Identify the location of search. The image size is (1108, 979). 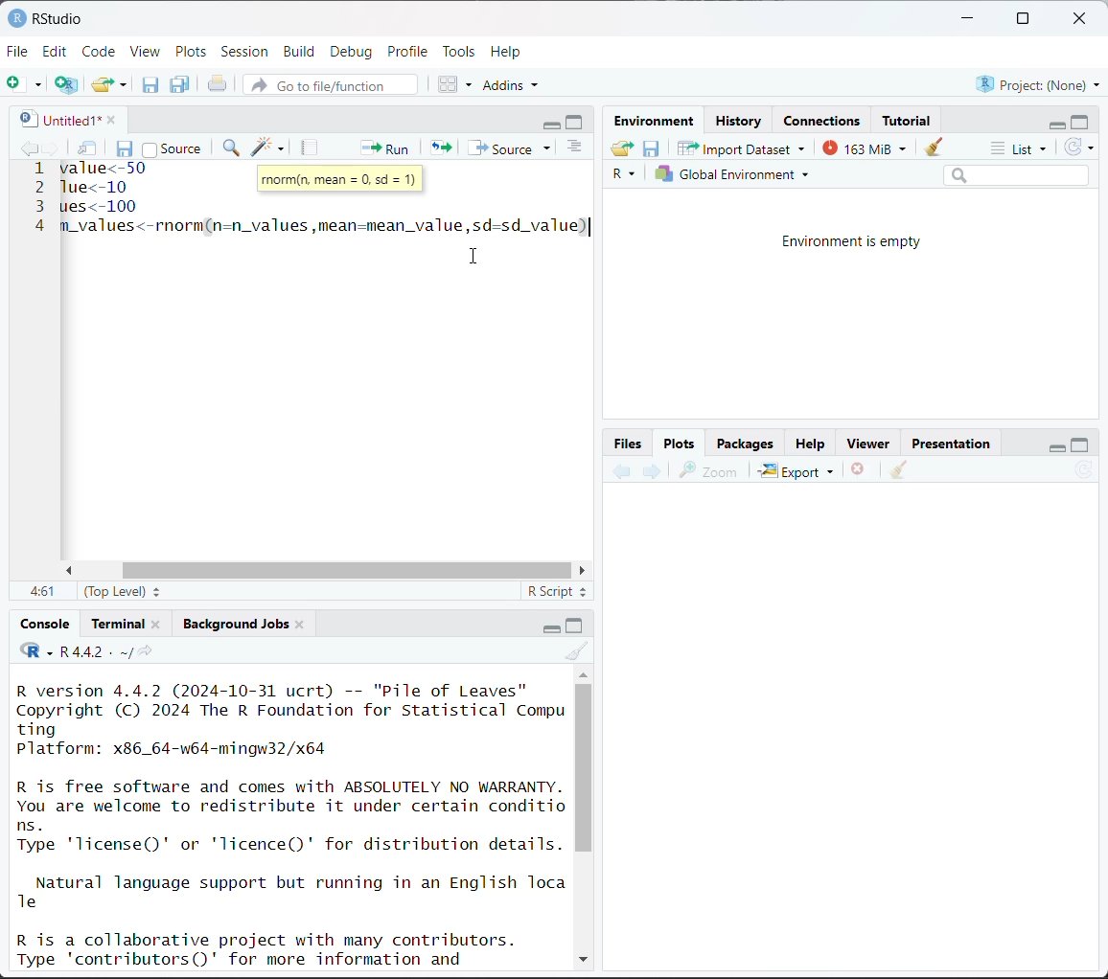
(1016, 174).